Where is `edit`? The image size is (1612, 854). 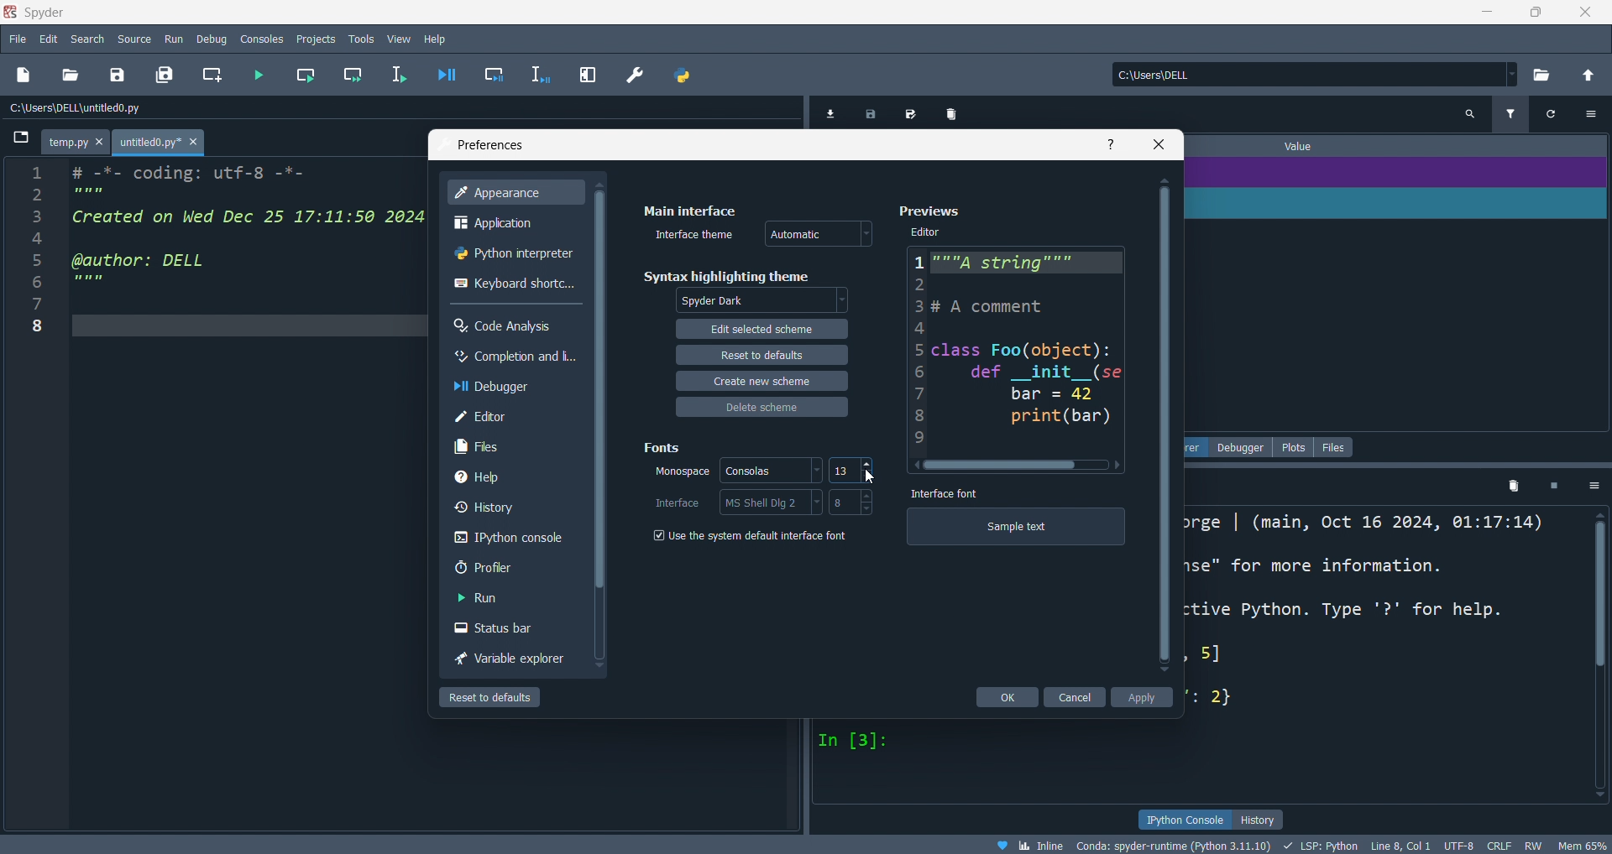 edit is located at coordinates (47, 38).